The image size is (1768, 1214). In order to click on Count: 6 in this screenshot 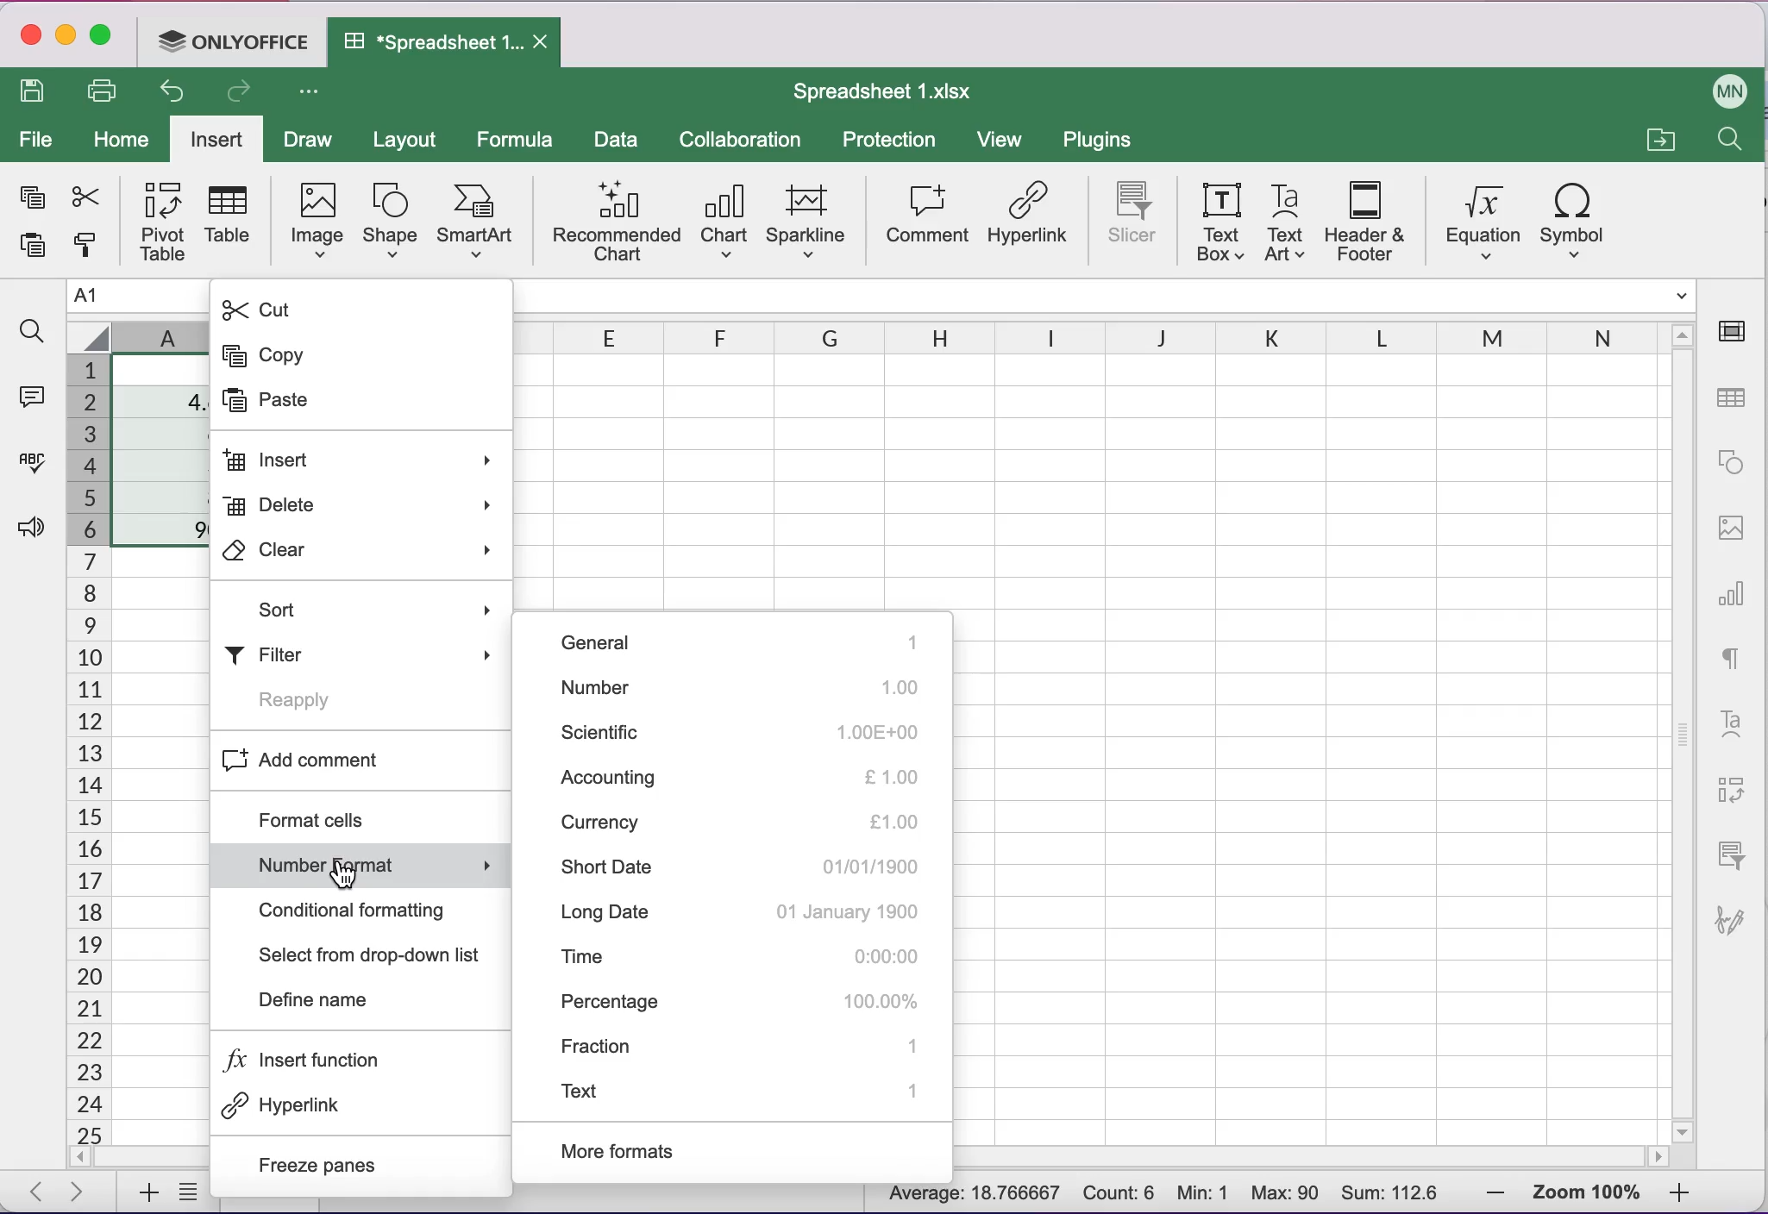, I will do `click(1119, 1194)`.